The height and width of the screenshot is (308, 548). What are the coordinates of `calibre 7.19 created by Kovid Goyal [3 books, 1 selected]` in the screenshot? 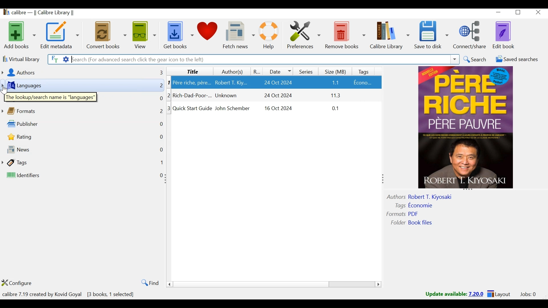 It's located at (69, 293).